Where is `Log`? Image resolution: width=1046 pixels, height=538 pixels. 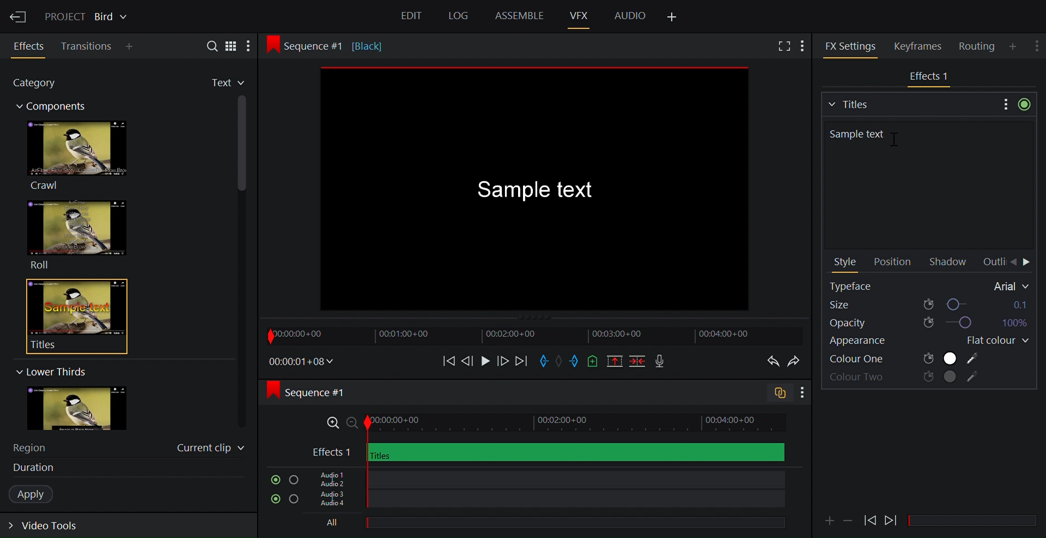 Log is located at coordinates (457, 16).